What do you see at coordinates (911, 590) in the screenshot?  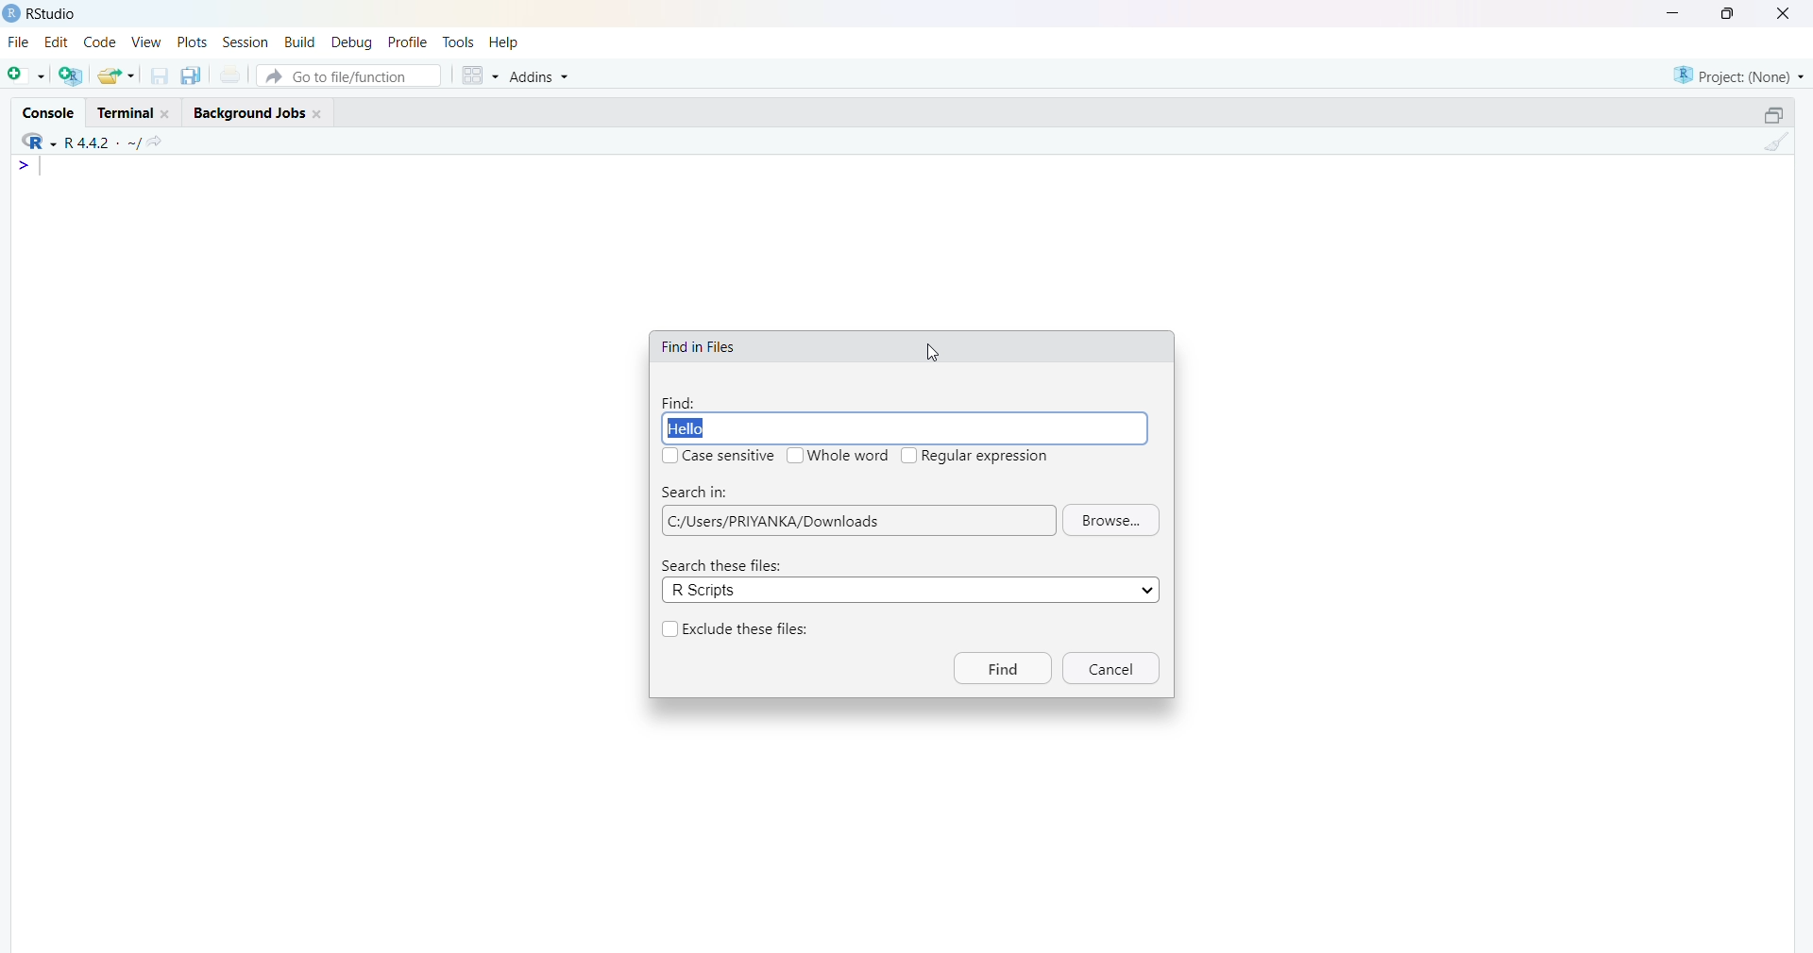 I see `R Scripts` at bounding box center [911, 590].